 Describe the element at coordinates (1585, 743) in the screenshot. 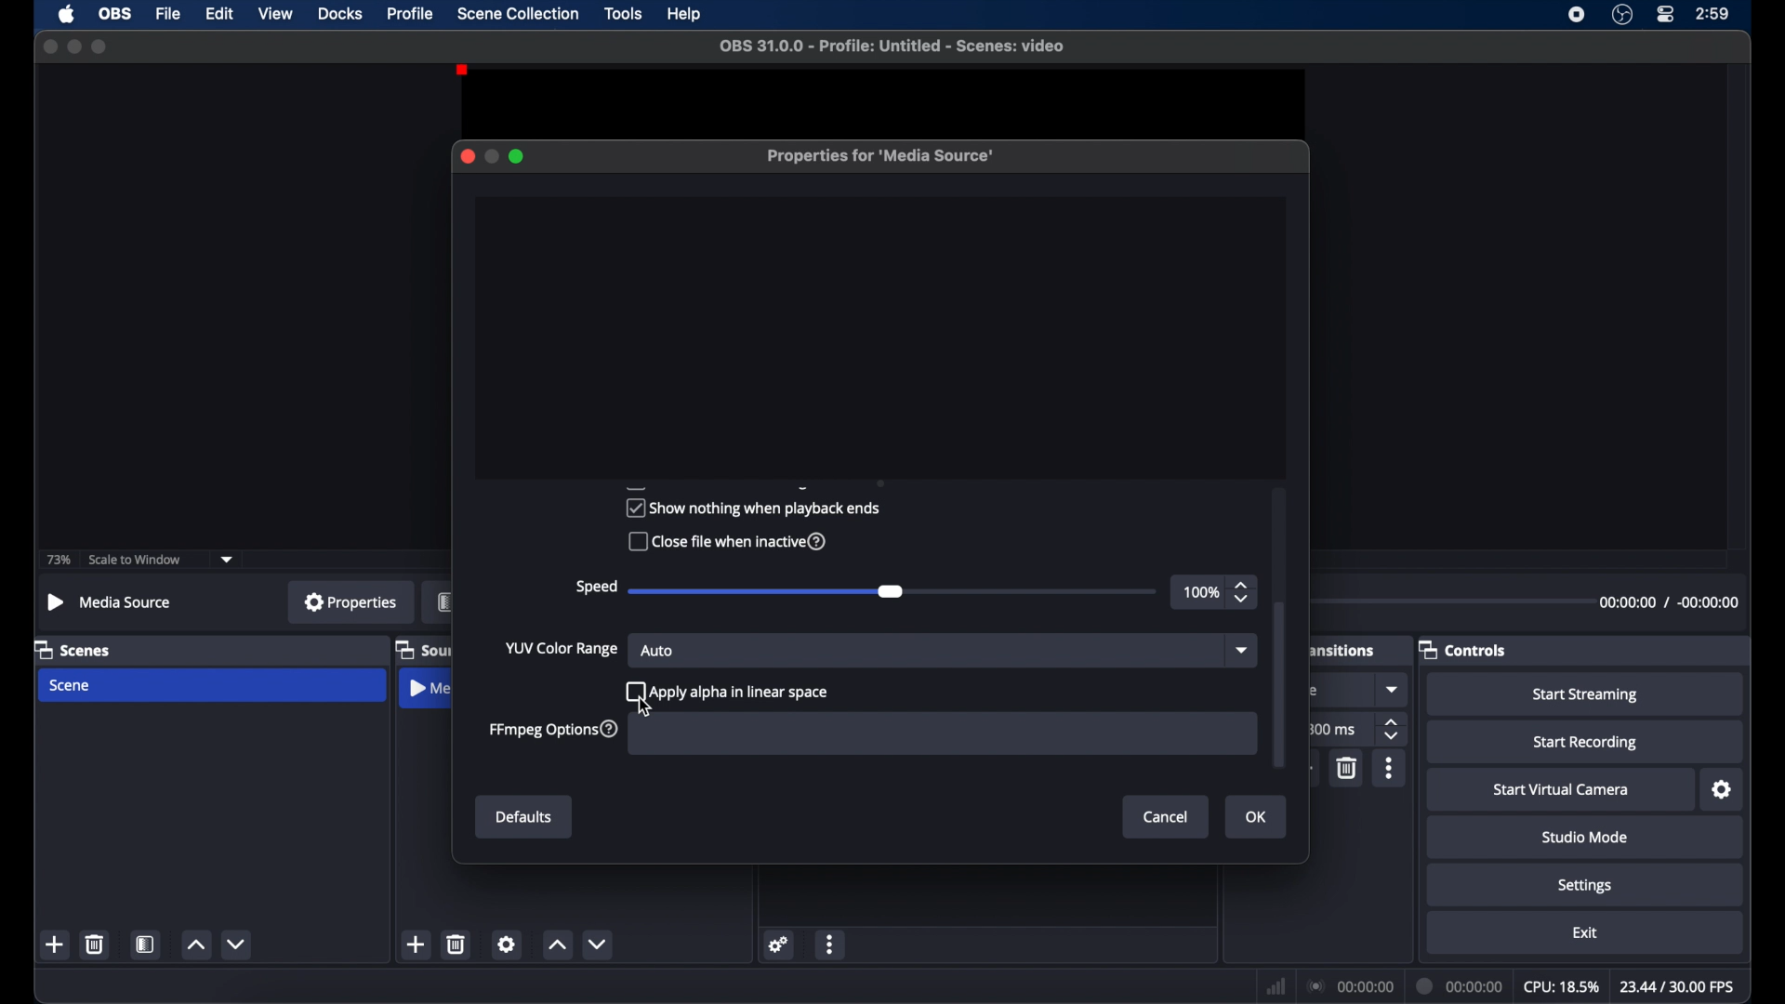

I see `start recording` at that location.